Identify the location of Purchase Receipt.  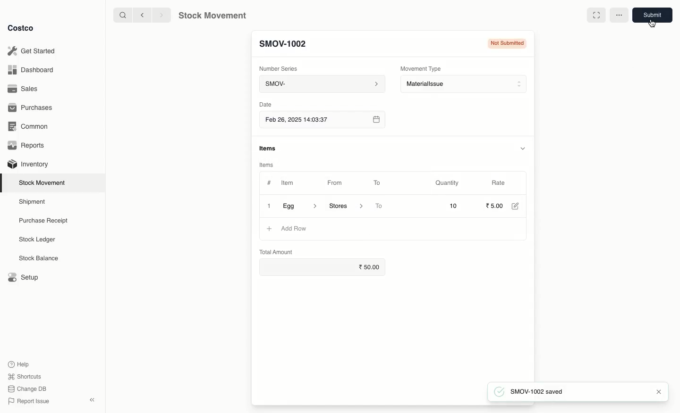
(46, 220).